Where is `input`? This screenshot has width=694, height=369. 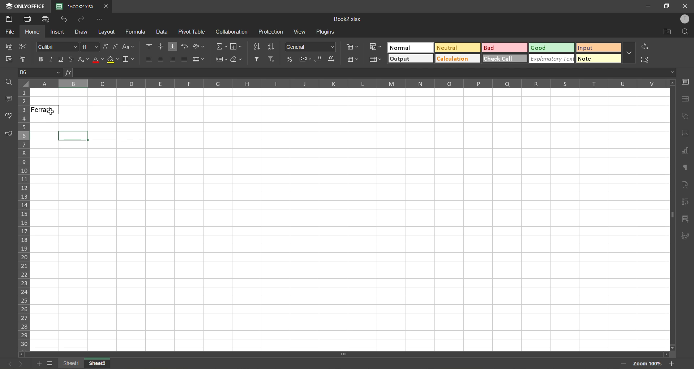 input is located at coordinates (599, 48).